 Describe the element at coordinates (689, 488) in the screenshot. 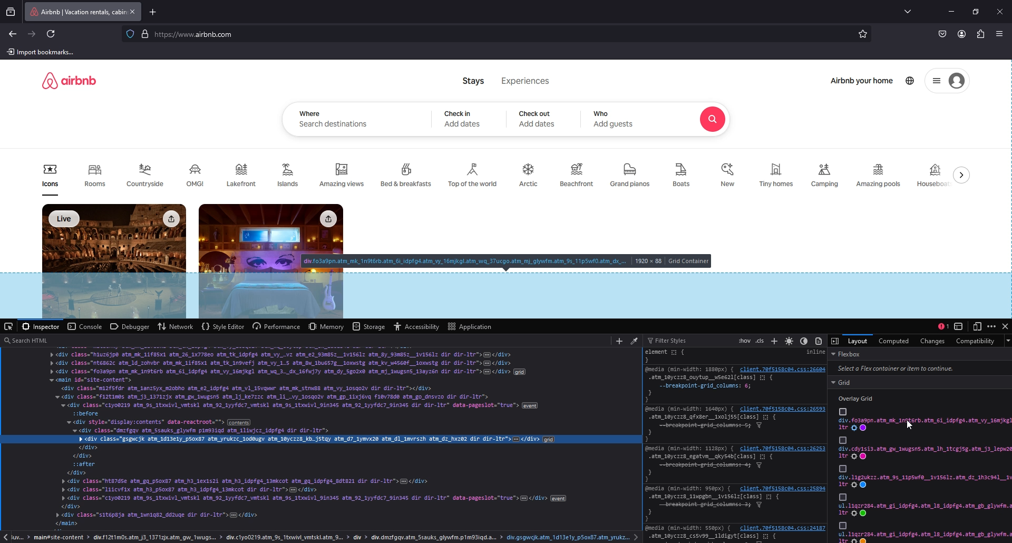

I see `media query ` at that location.